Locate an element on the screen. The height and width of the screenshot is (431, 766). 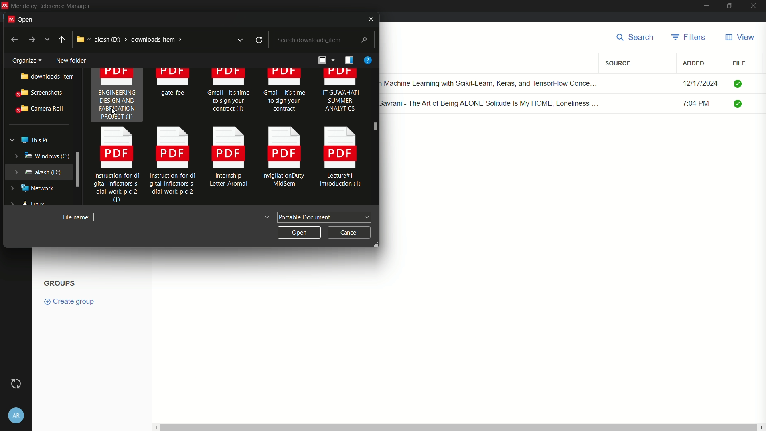
account settings is located at coordinates (16, 414).